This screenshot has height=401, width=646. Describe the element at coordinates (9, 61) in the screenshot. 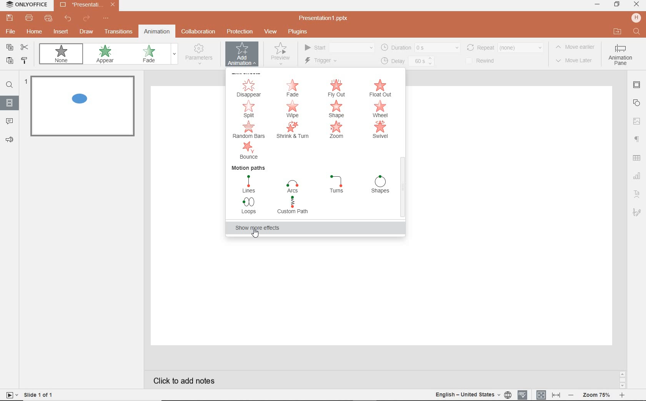

I see `PASTE` at that location.